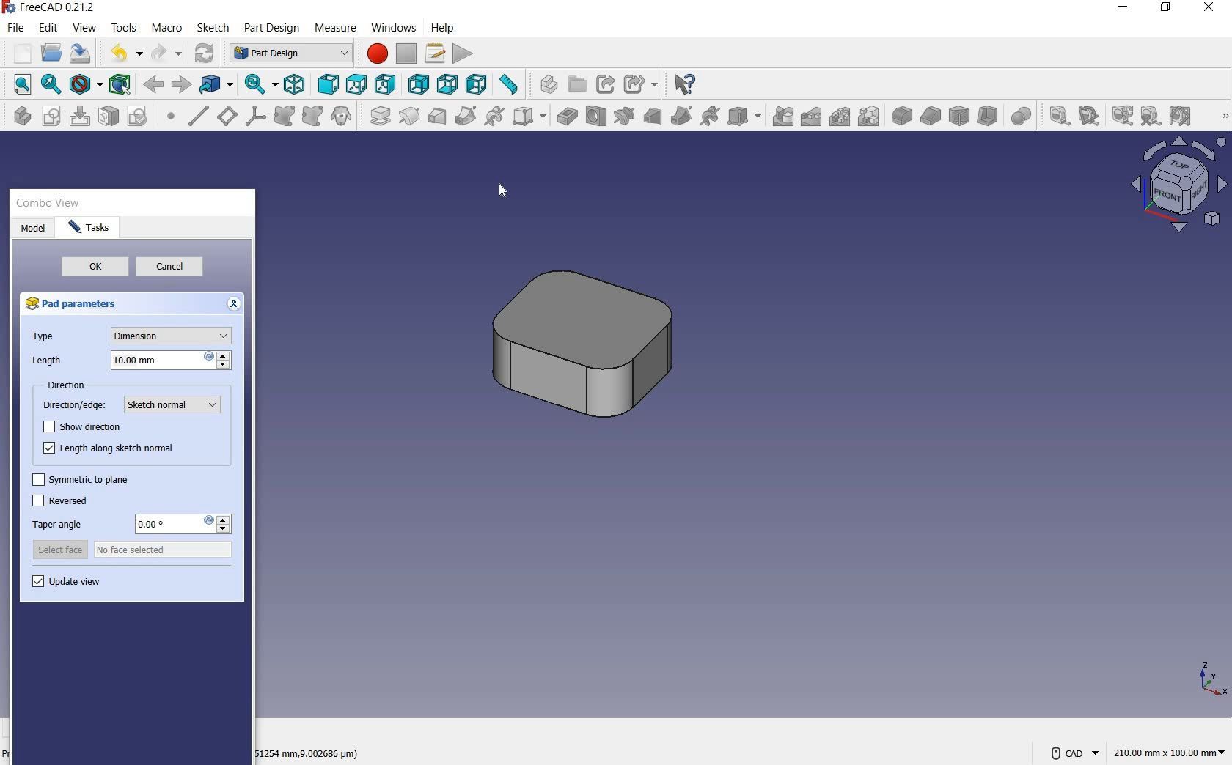 This screenshot has height=765, width=1232. Describe the element at coordinates (126, 29) in the screenshot. I see `tools` at that location.